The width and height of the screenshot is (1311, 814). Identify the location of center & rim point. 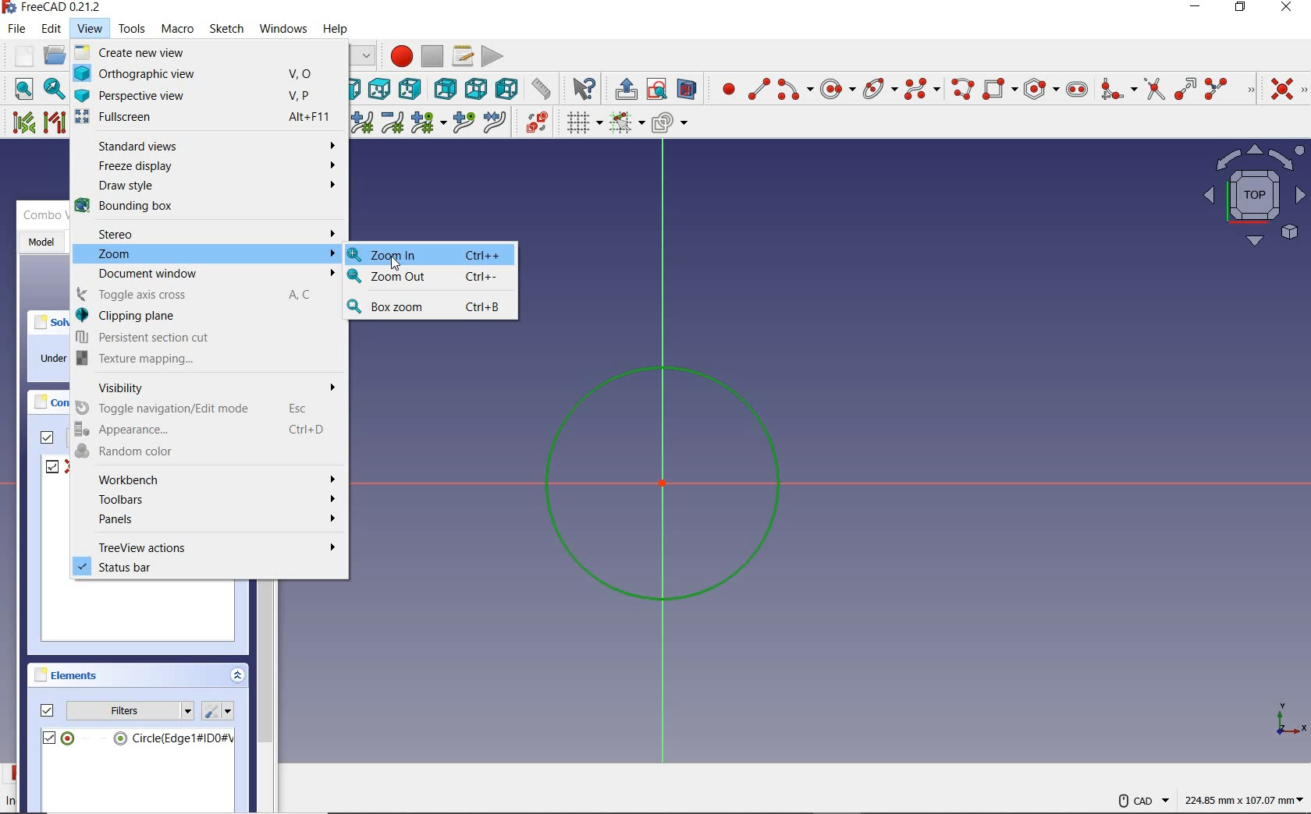
(838, 91).